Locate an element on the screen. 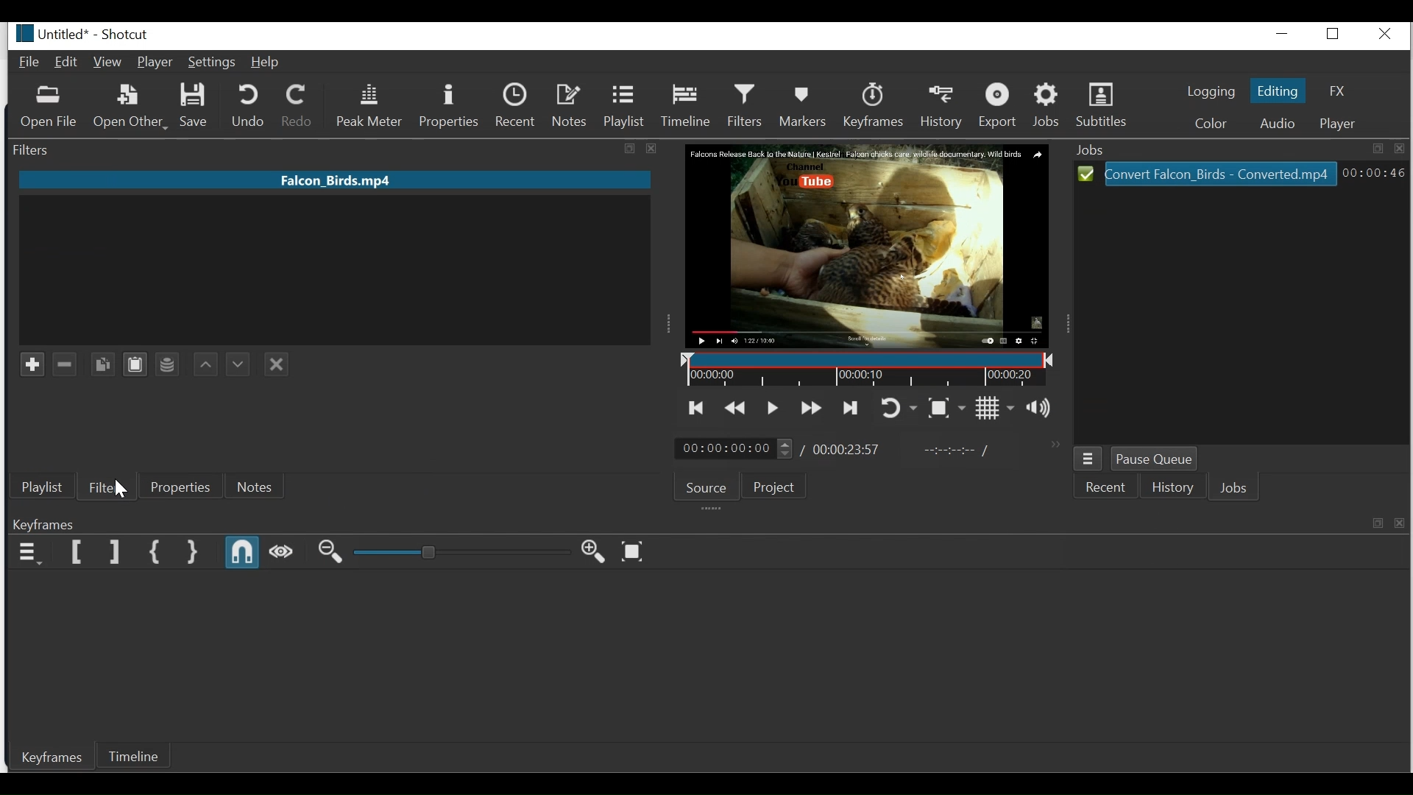 Image resolution: width=1413 pixels, height=795 pixels. Help is located at coordinates (267, 63).